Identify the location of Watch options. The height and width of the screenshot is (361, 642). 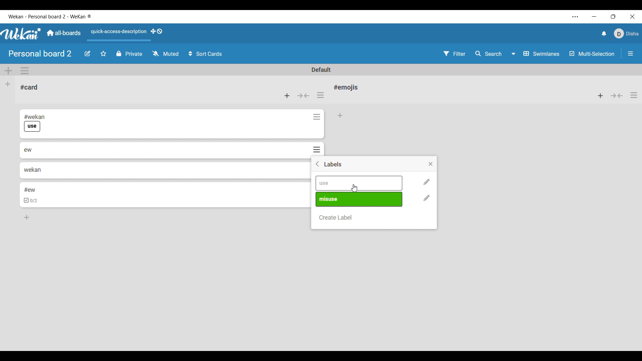
(166, 53).